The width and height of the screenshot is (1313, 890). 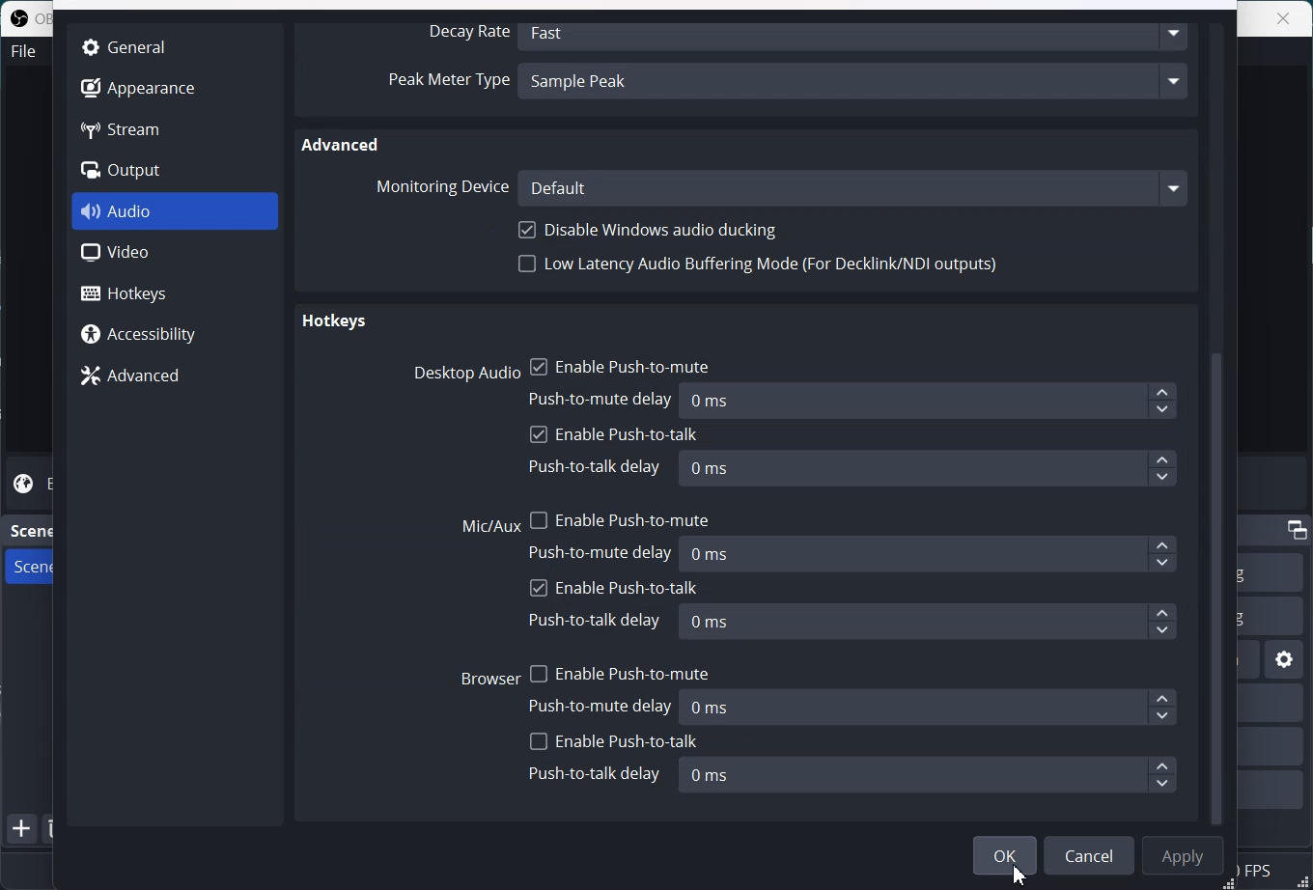 What do you see at coordinates (856, 34) in the screenshot?
I see `Fast` at bounding box center [856, 34].